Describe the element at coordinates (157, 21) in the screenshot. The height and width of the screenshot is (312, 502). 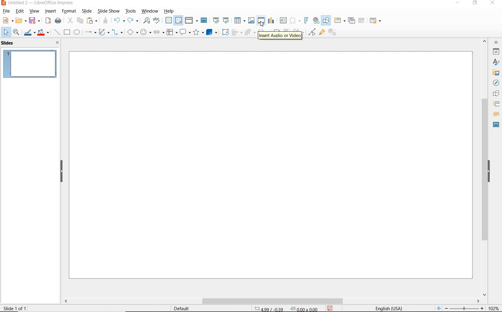
I see `SPELLING` at that location.